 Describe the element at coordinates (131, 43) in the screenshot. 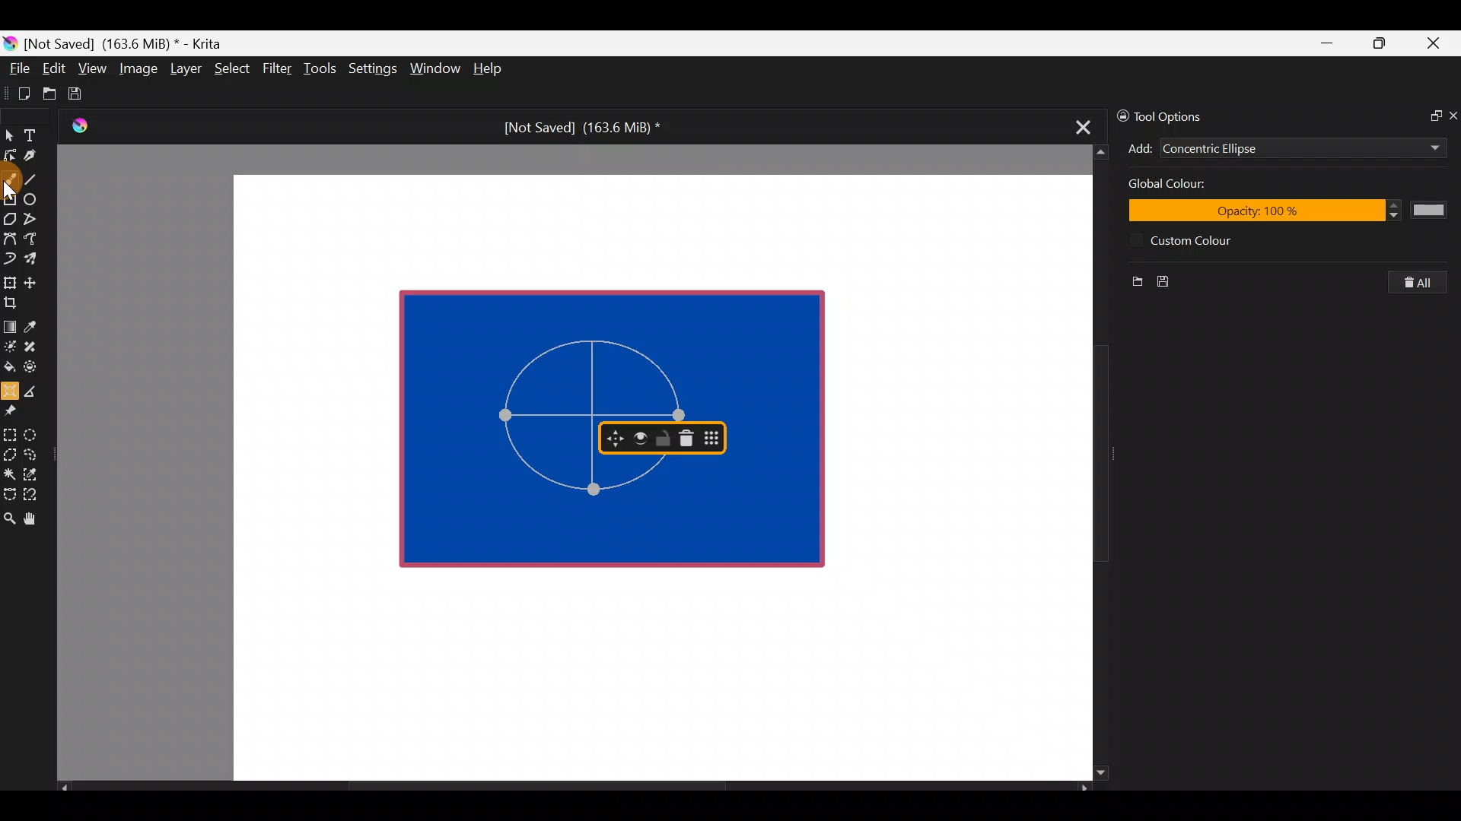

I see `[Not Saved] (163.6 MiB) * - Krita` at that location.